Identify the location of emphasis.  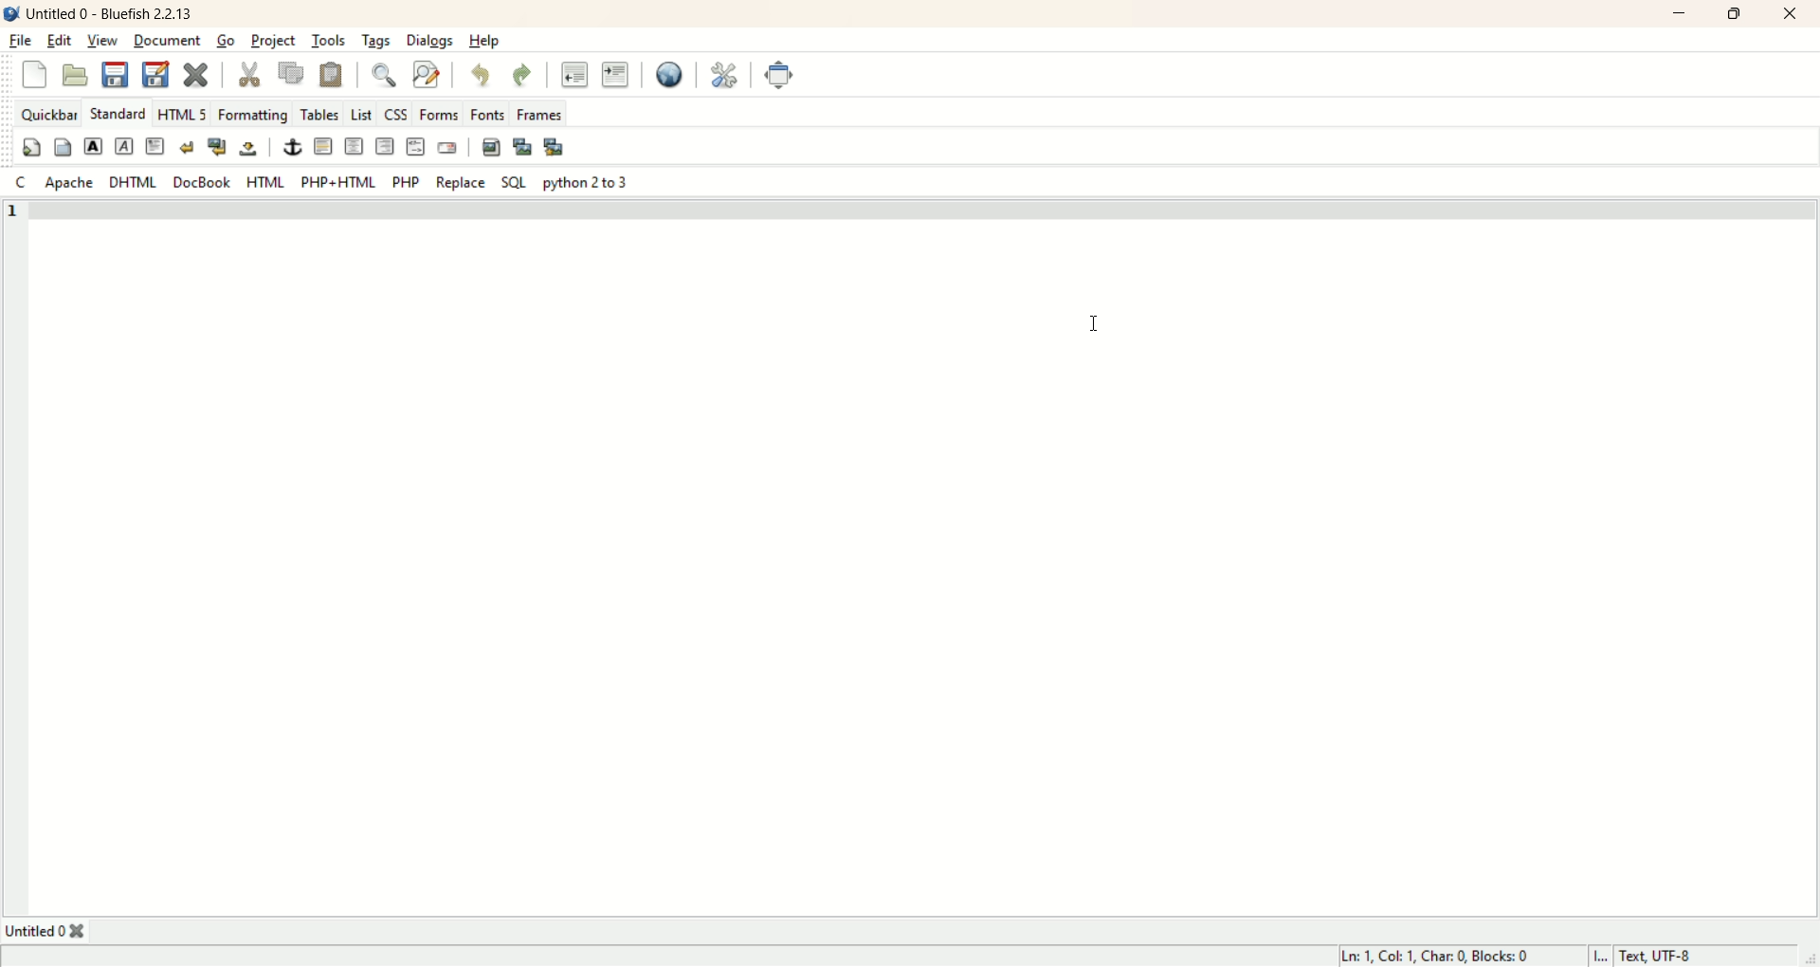
(122, 148).